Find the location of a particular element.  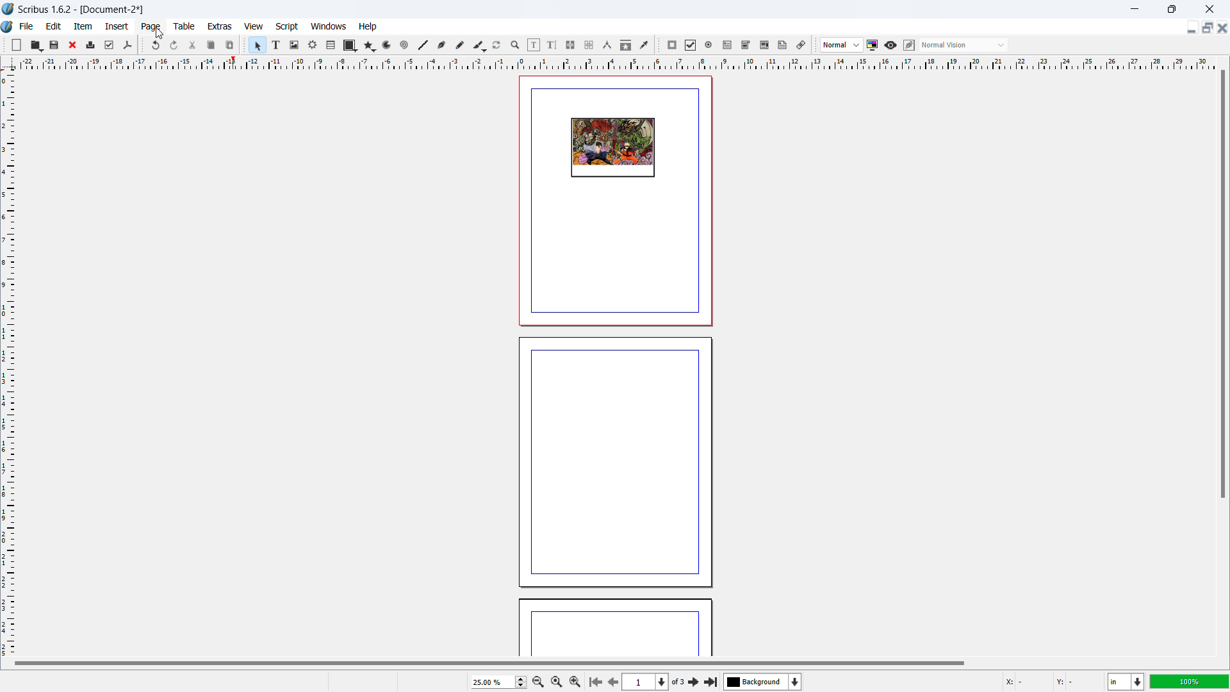

image frame is located at coordinates (294, 45).